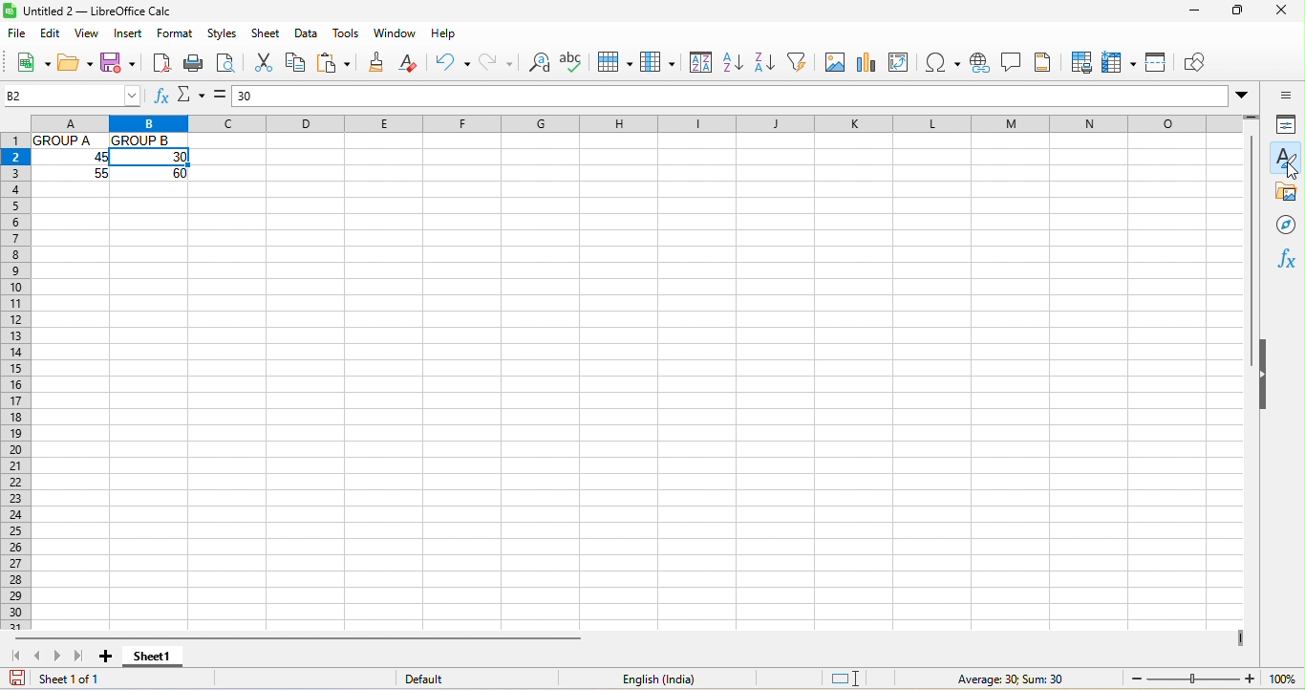 Image resolution: width=1305 pixels, height=690 pixels. What do you see at coordinates (221, 35) in the screenshot?
I see `styles` at bounding box center [221, 35].